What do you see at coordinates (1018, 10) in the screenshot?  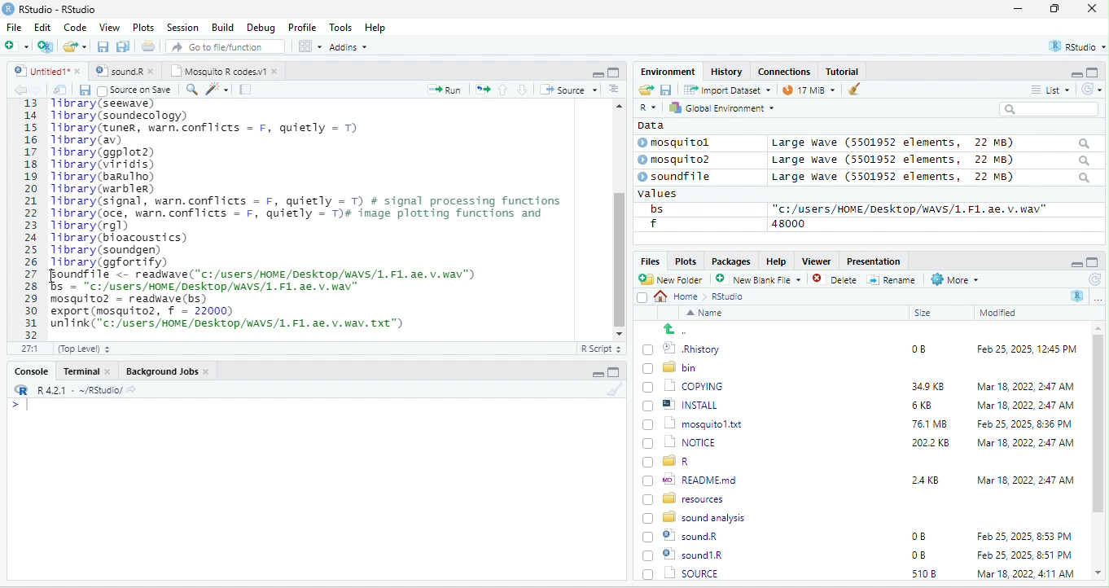 I see `minimize` at bounding box center [1018, 10].